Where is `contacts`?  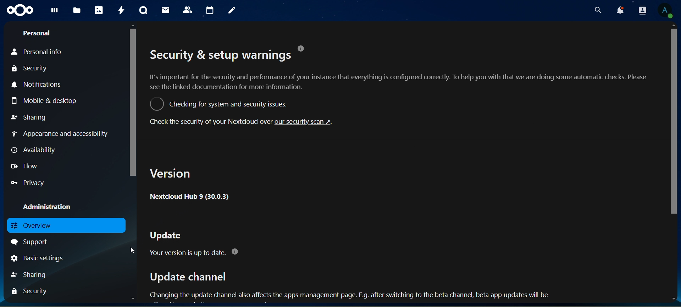 contacts is located at coordinates (188, 10).